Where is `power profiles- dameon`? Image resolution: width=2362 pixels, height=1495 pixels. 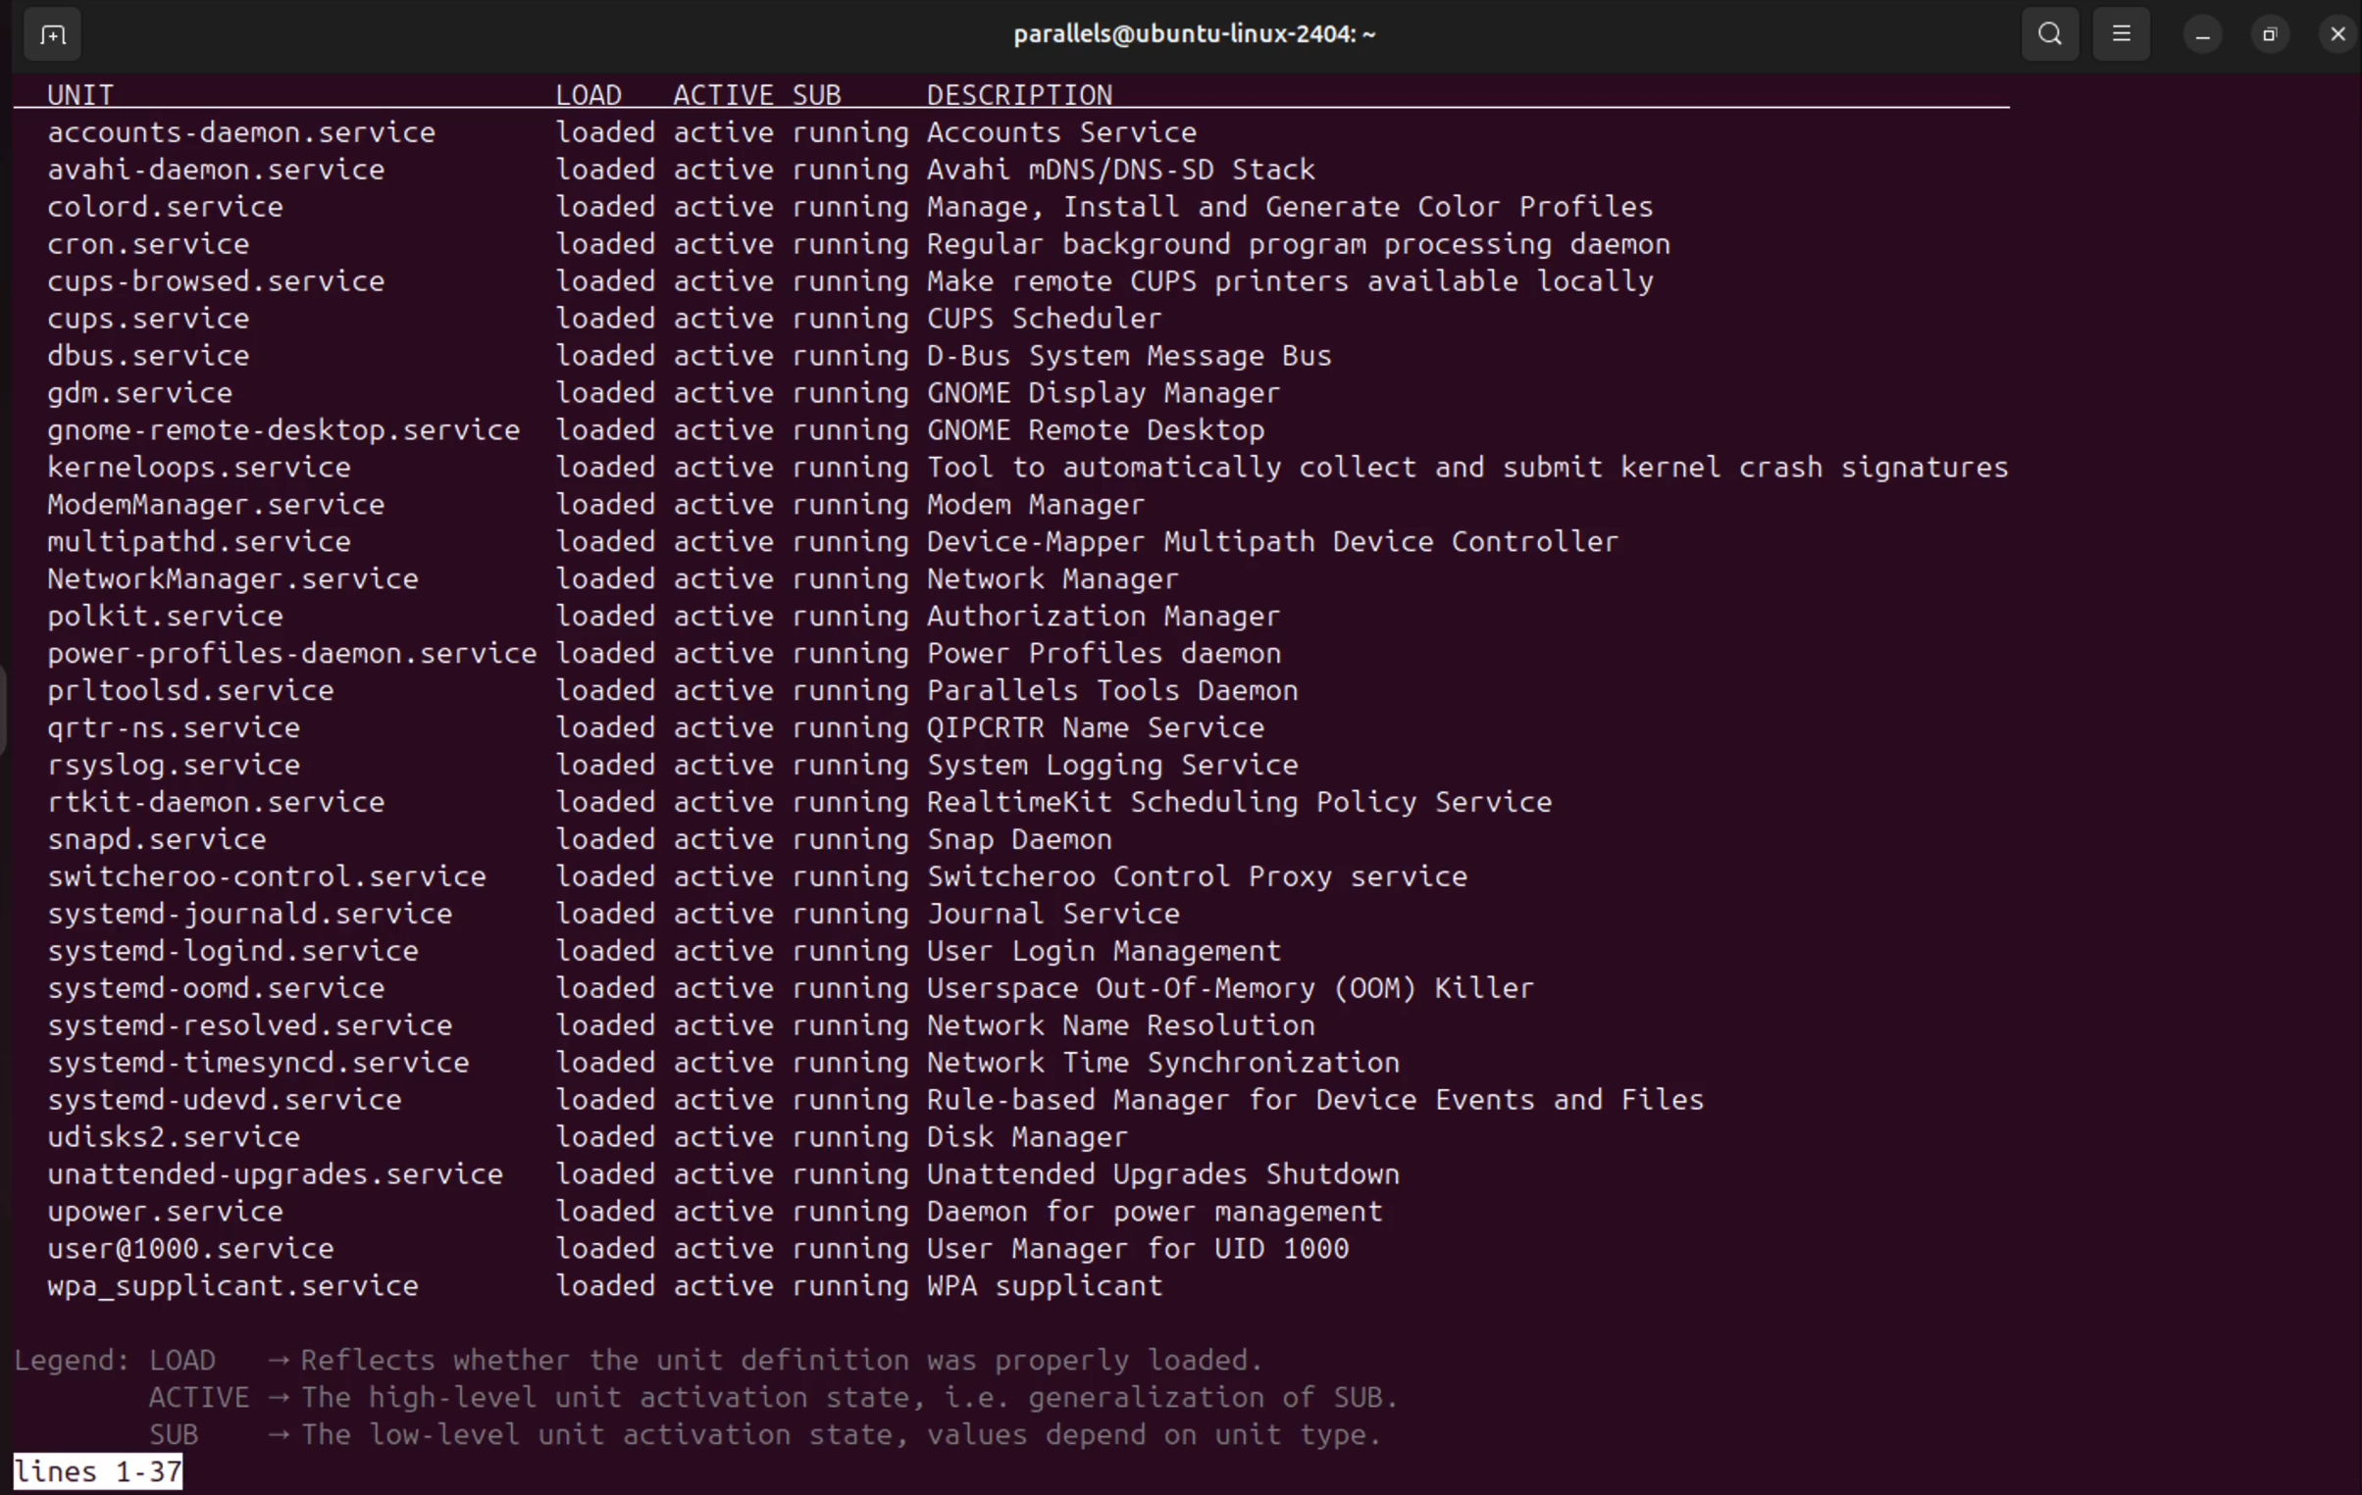
power profiles- dameon is located at coordinates (289, 657).